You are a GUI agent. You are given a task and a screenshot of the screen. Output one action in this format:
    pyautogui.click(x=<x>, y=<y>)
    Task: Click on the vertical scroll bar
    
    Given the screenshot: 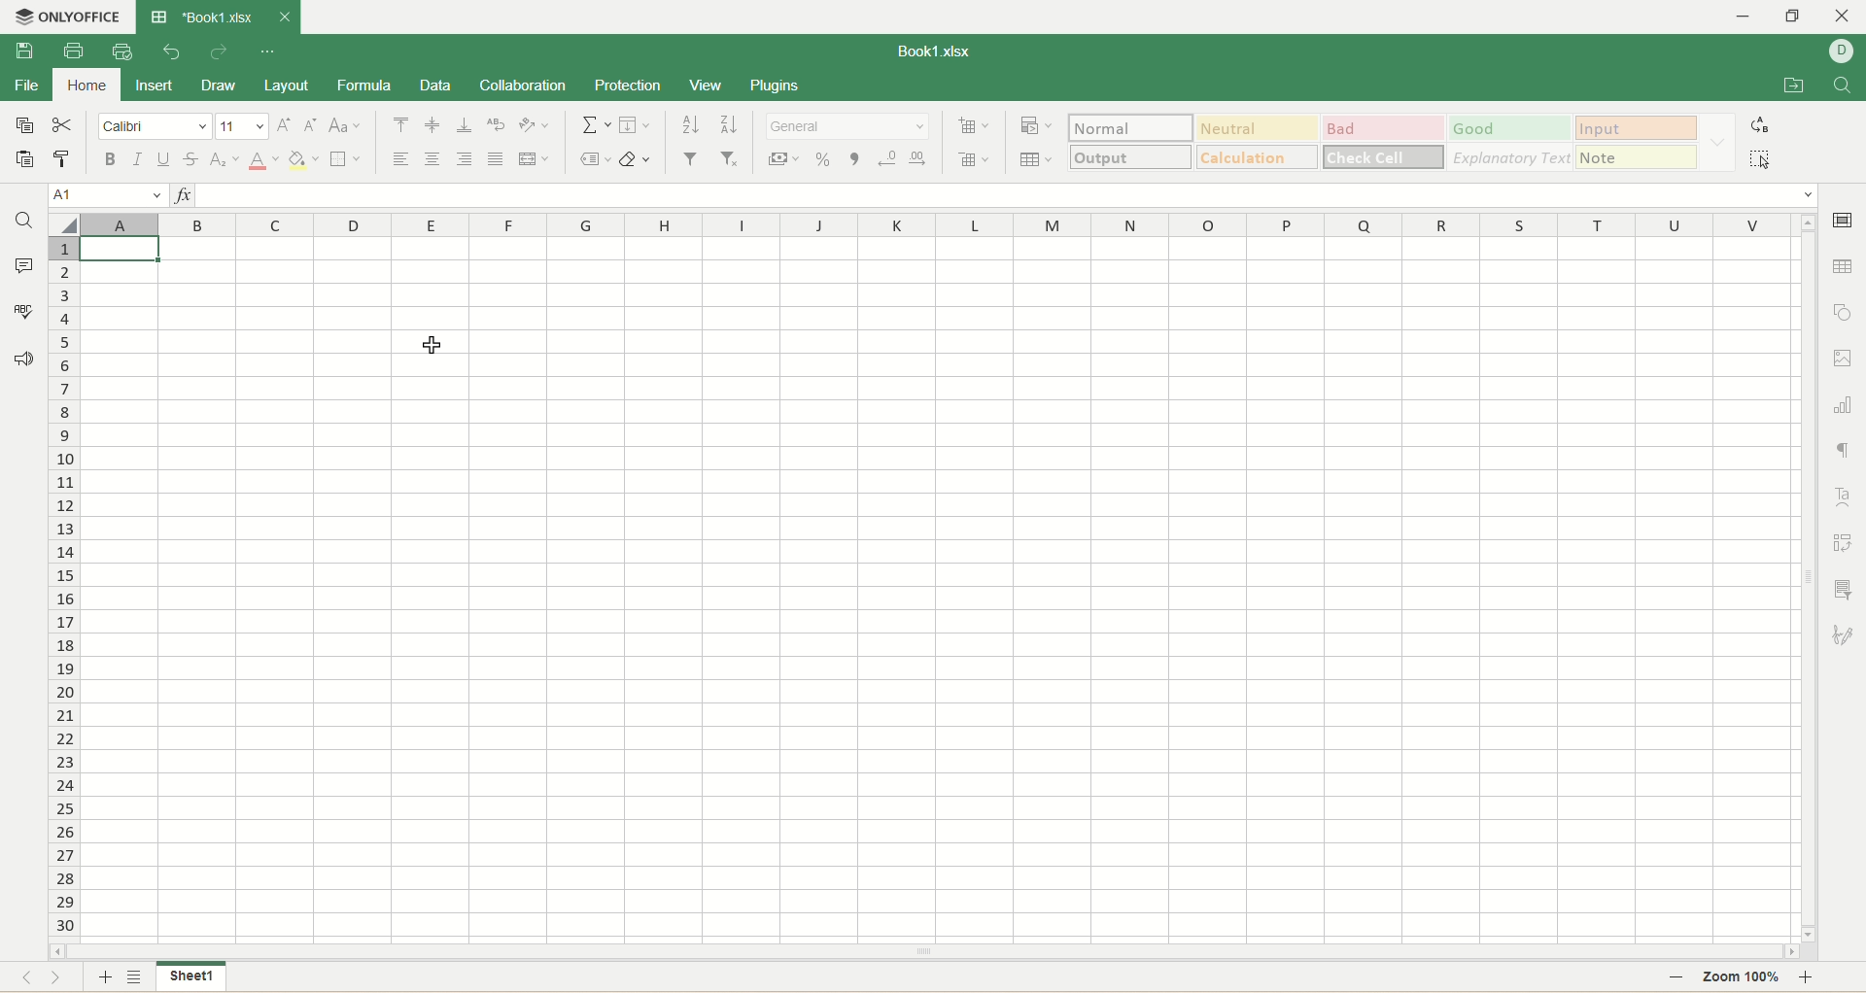 What is the action you would take?
    pyautogui.click(x=1812, y=576)
    